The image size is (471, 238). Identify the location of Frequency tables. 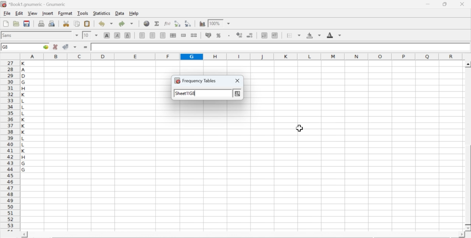
(198, 80).